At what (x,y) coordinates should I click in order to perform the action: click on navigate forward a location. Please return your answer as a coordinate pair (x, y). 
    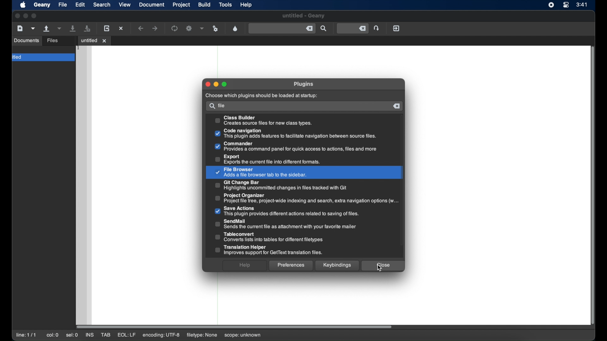
    Looking at the image, I should click on (155, 28).